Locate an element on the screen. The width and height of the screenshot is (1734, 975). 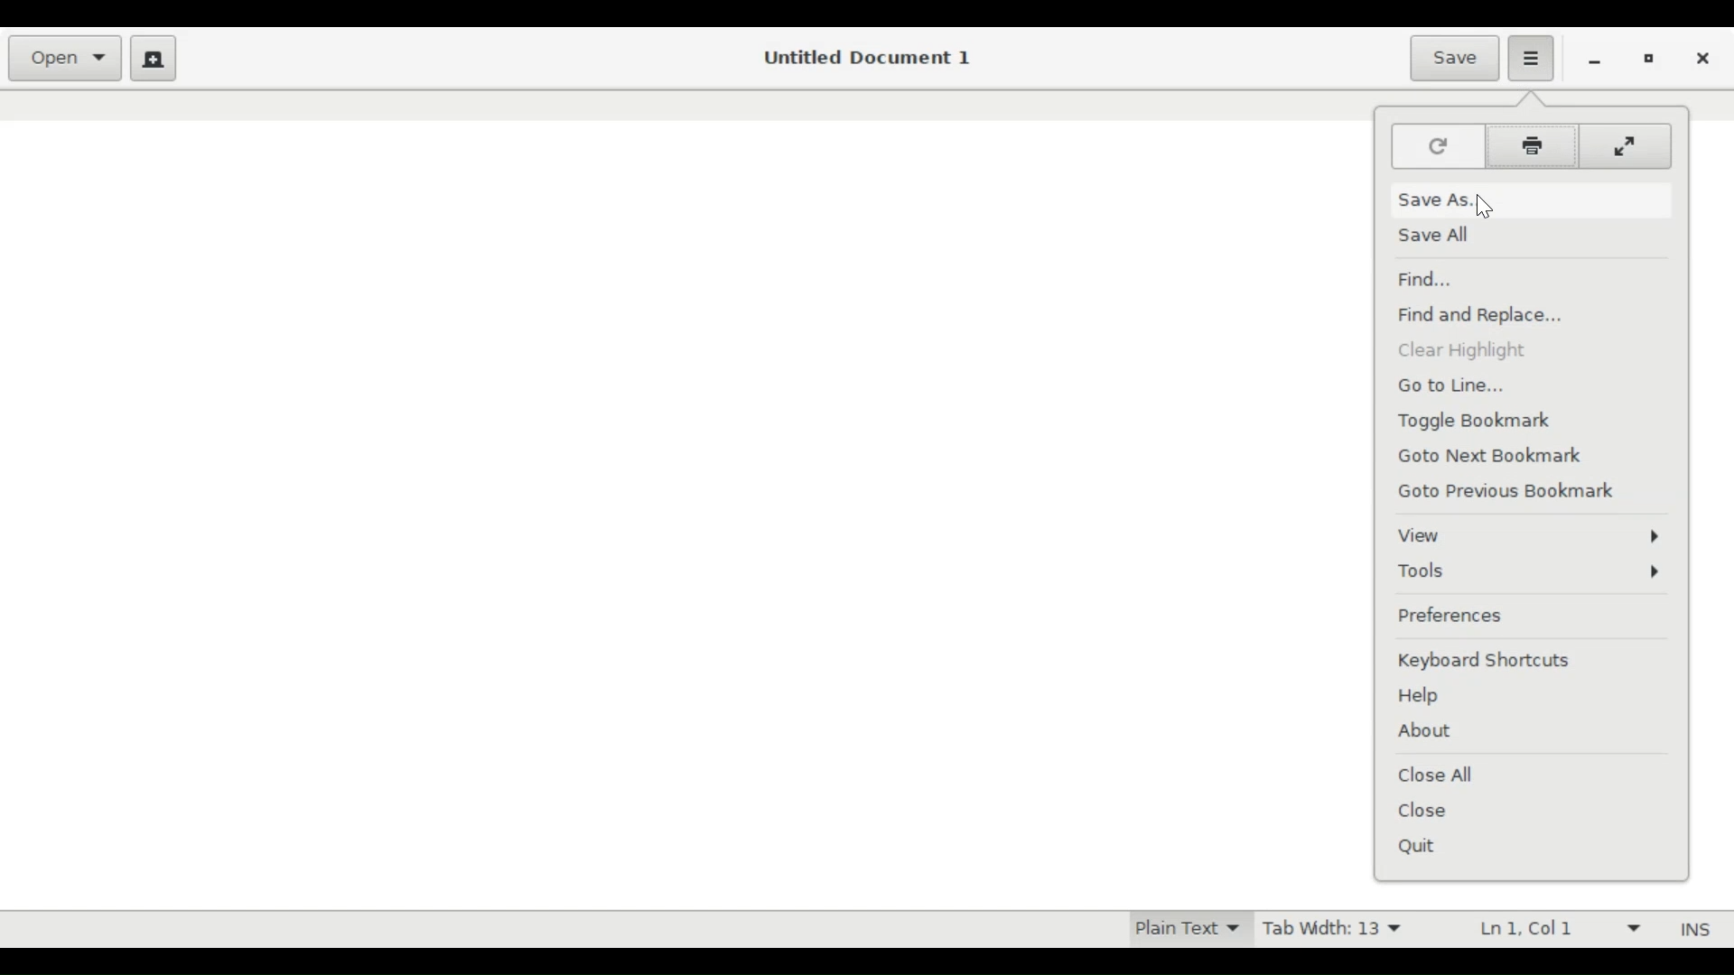
Quit is located at coordinates (1428, 848).